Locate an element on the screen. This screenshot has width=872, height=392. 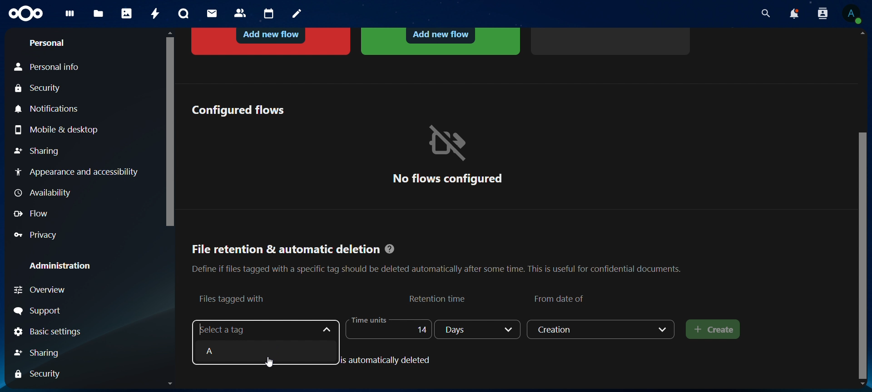
automated tagging  is located at coordinates (441, 40).